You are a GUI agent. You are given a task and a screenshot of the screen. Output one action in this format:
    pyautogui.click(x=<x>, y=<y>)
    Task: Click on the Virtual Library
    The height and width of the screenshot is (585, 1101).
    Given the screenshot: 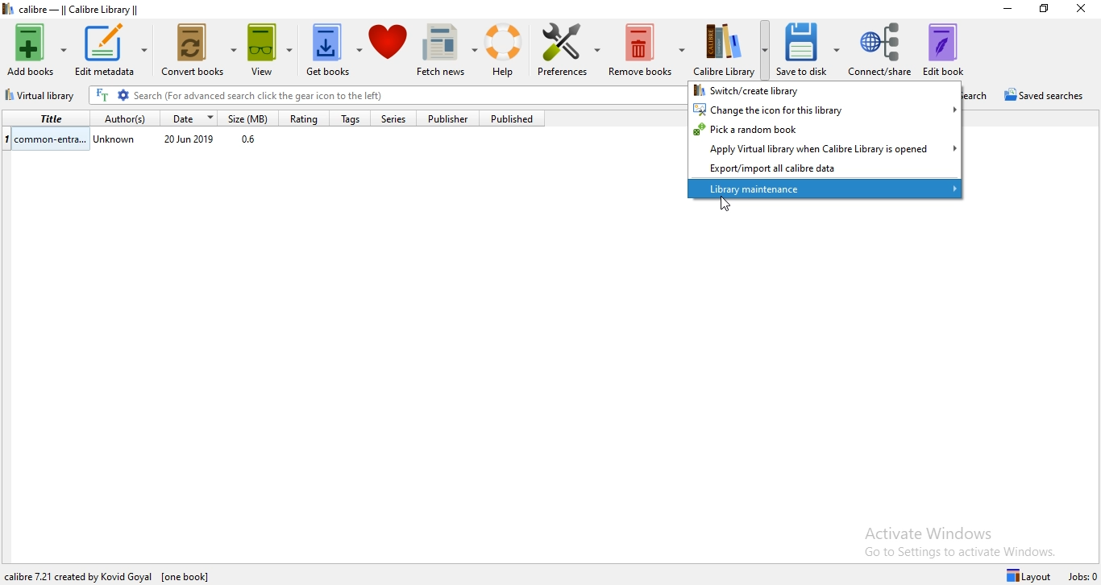 What is the action you would take?
    pyautogui.click(x=43, y=97)
    